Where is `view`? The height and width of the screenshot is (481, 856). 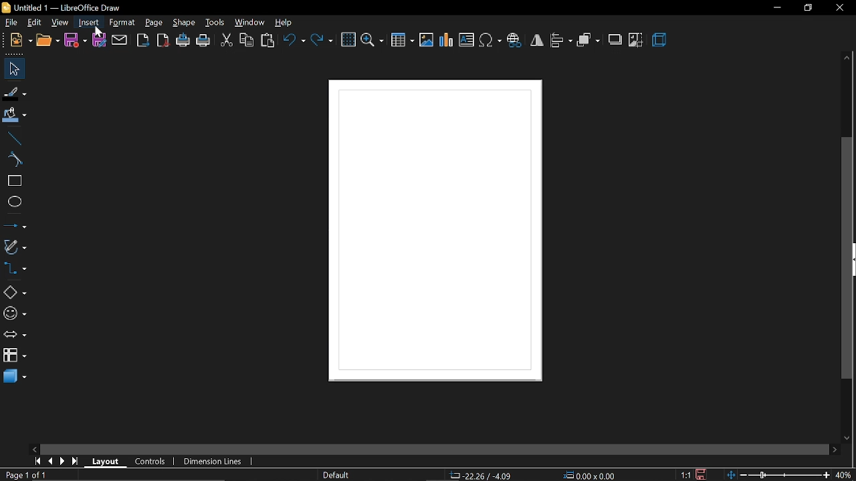 view is located at coordinates (60, 22).